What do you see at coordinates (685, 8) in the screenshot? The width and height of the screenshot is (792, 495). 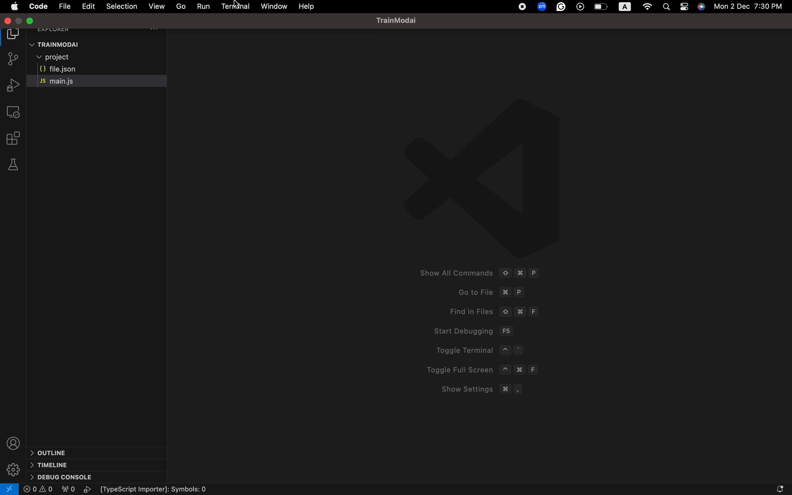 I see `Toggle` at bounding box center [685, 8].